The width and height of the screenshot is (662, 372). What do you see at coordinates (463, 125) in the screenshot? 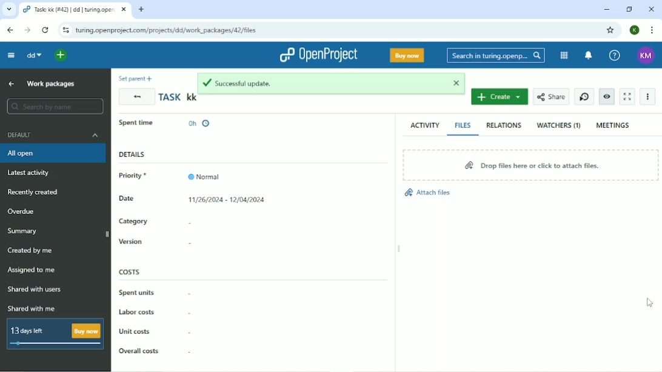
I see `FILES` at bounding box center [463, 125].